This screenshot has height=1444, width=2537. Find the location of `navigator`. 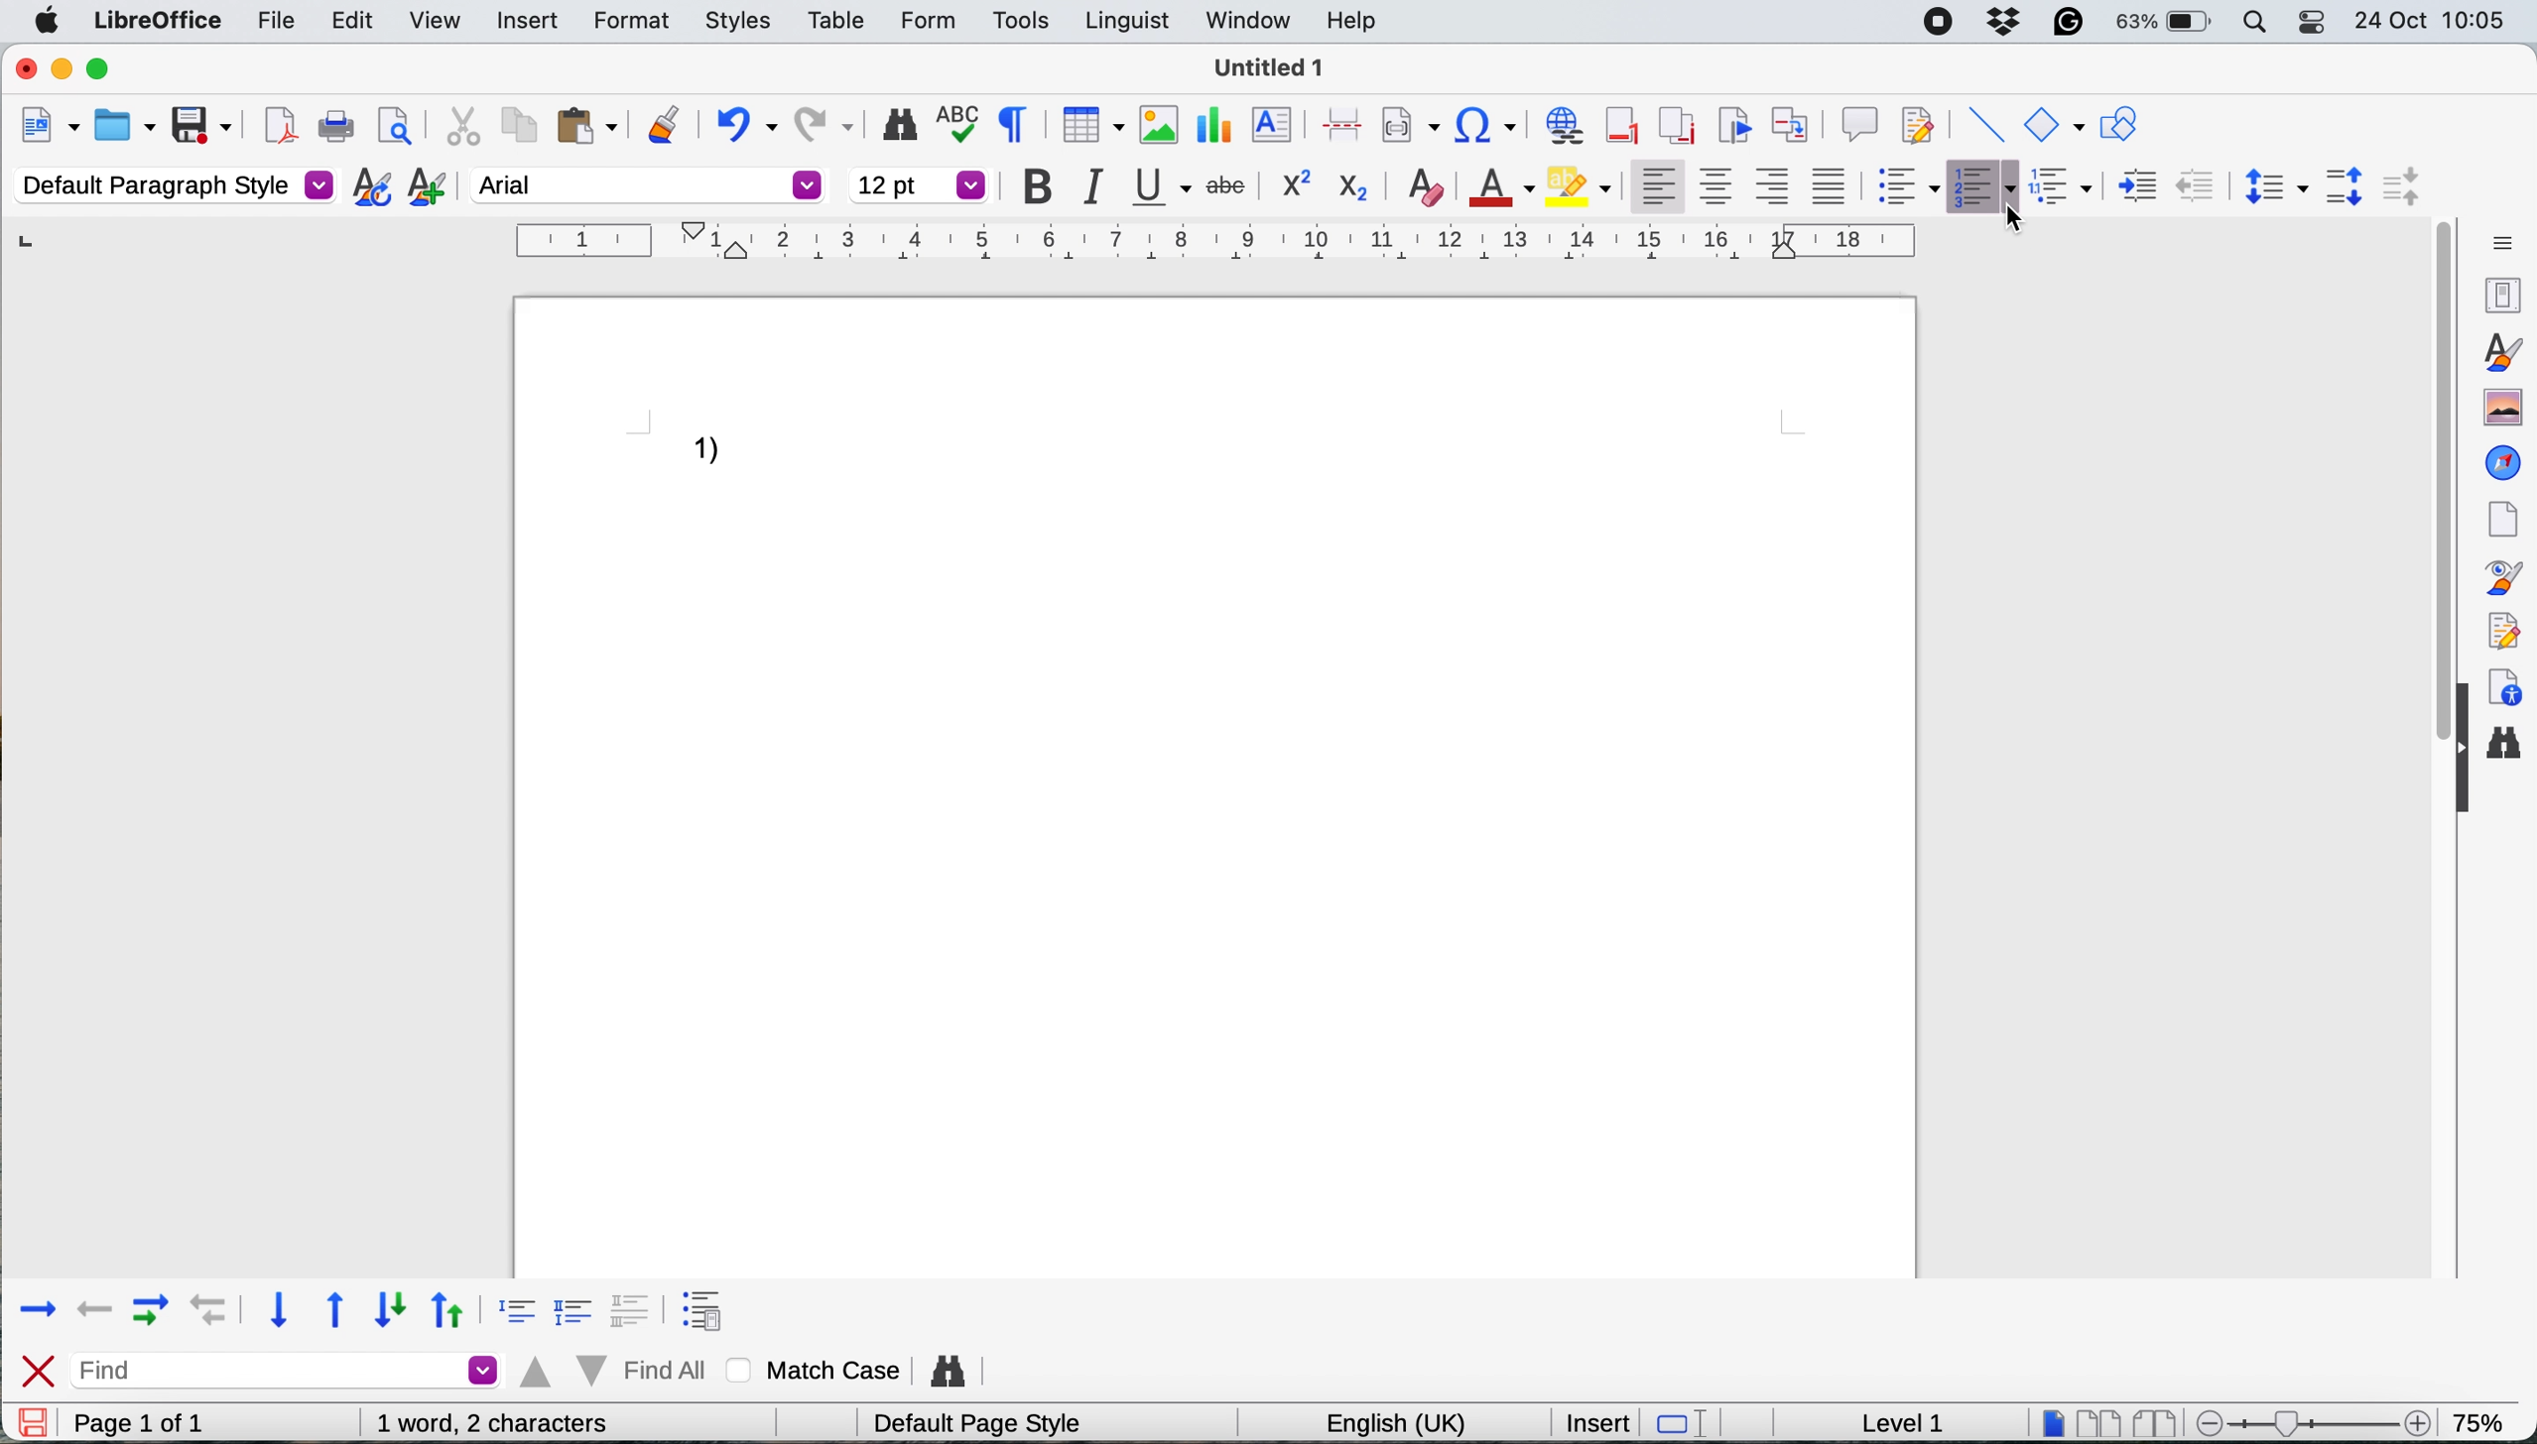

navigator is located at coordinates (2503, 461).